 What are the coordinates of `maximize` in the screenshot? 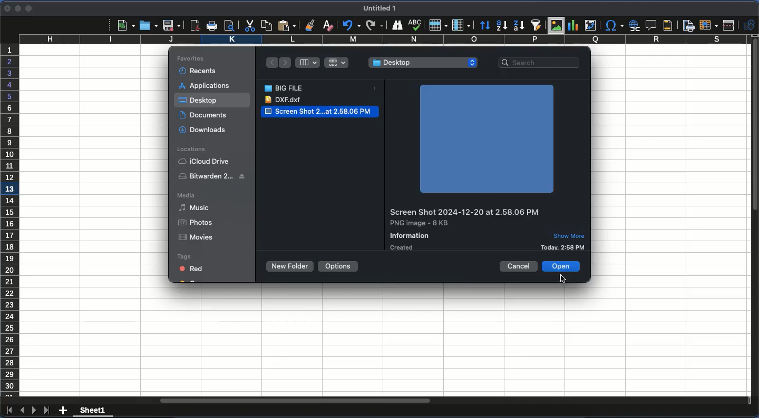 It's located at (27, 9).